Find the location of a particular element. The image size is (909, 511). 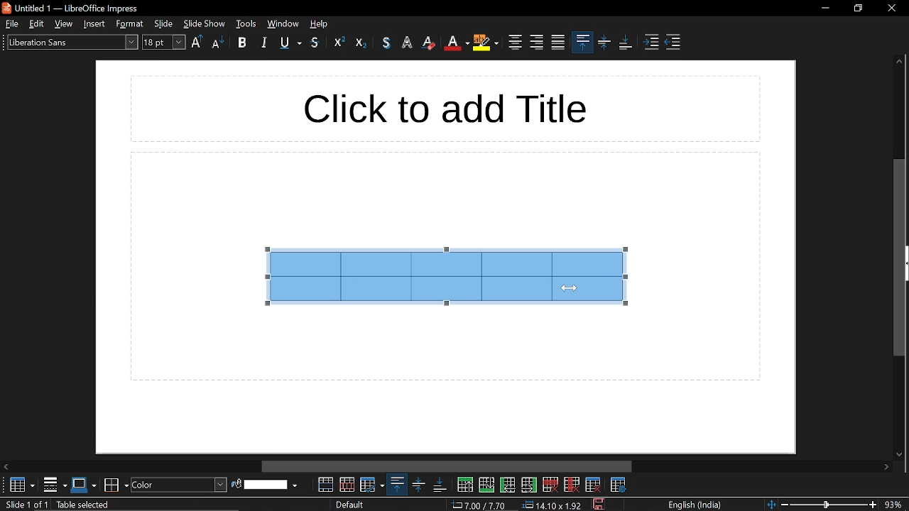

align right is located at coordinates (535, 42).